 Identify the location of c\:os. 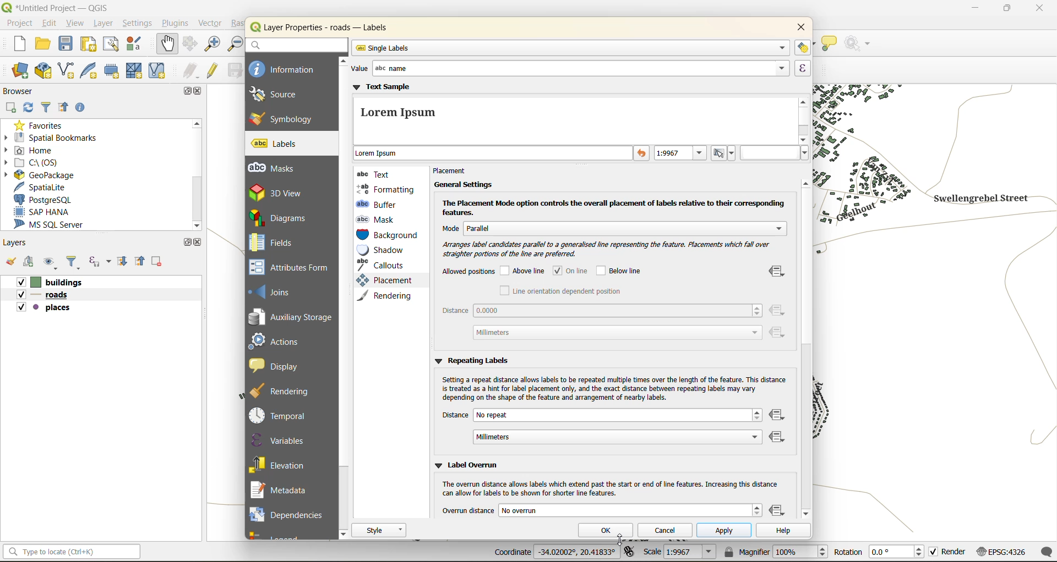
(40, 163).